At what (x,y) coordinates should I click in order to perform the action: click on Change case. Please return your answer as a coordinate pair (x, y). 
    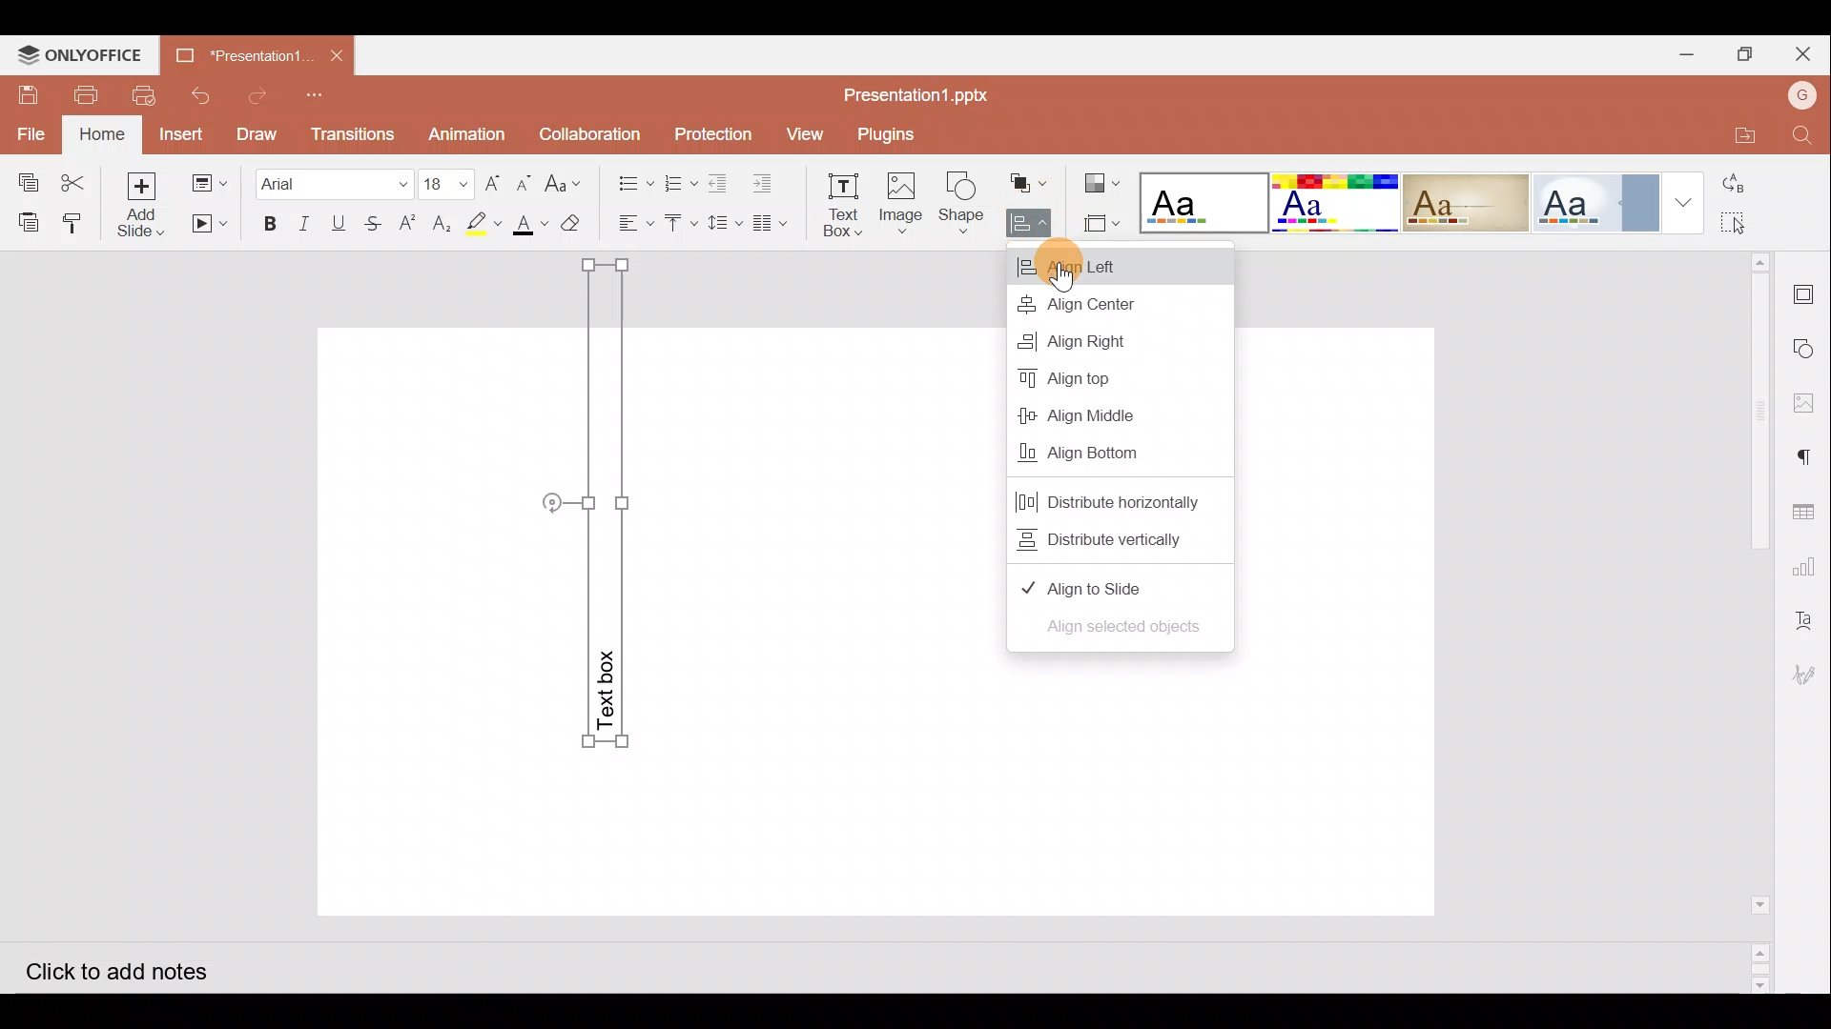
    Looking at the image, I should click on (567, 180).